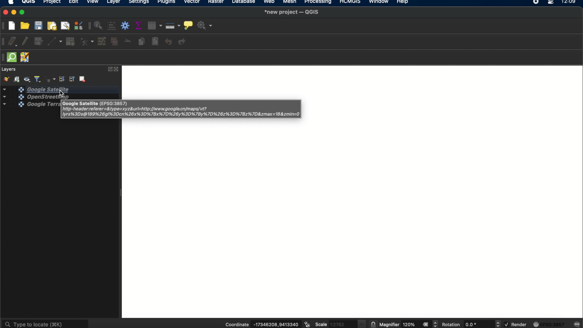  What do you see at coordinates (425, 324) in the screenshot?
I see `close` at bounding box center [425, 324].